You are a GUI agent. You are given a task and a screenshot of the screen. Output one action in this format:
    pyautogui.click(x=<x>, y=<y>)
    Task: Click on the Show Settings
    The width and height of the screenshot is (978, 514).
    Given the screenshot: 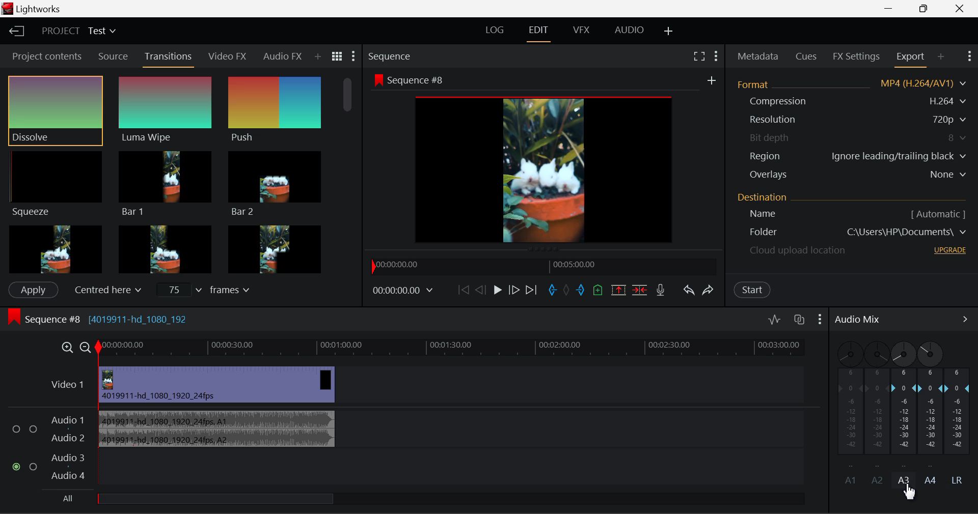 What is the action you would take?
    pyautogui.click(x=717, y=54)
    